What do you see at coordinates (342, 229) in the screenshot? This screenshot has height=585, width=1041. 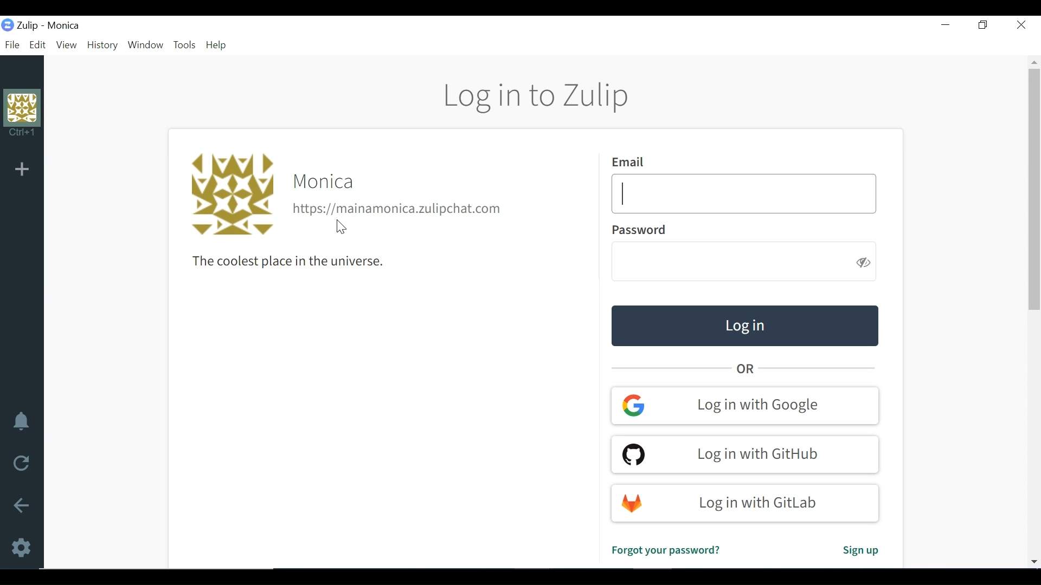 I see `` at bounding box center [342, 229].